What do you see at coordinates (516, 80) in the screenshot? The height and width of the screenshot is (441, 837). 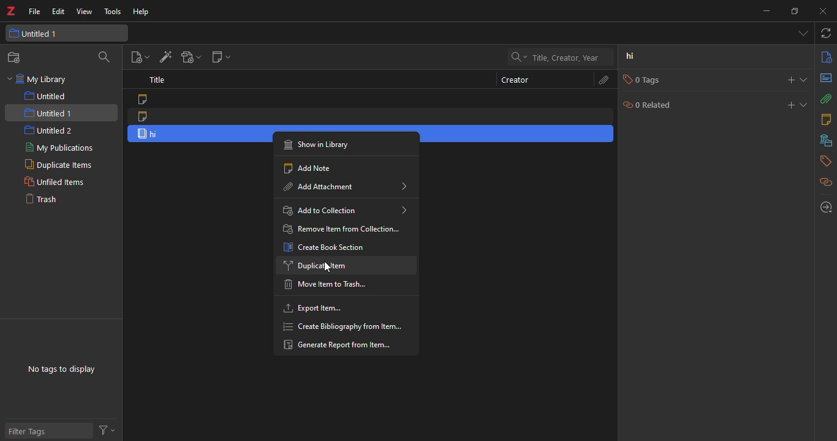 I see `creator` at bounding box center [516, 80].